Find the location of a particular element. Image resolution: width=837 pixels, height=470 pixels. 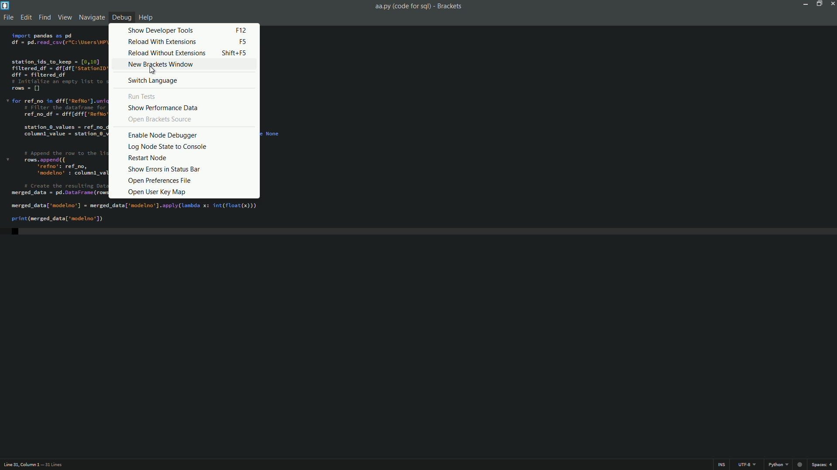

number of lines is located at coordinates (53, 465).